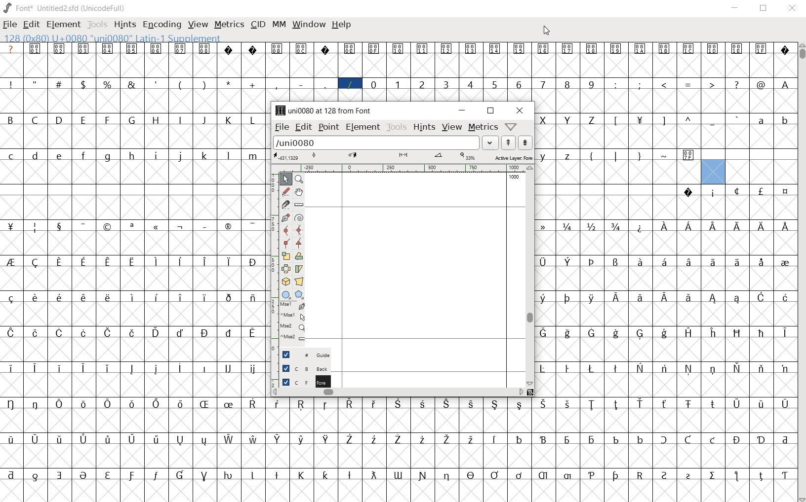 This screenshot has height=502, width=806. Describe the element at coordinates (36, 439) in the screenshot. I see `glyph` at that location.